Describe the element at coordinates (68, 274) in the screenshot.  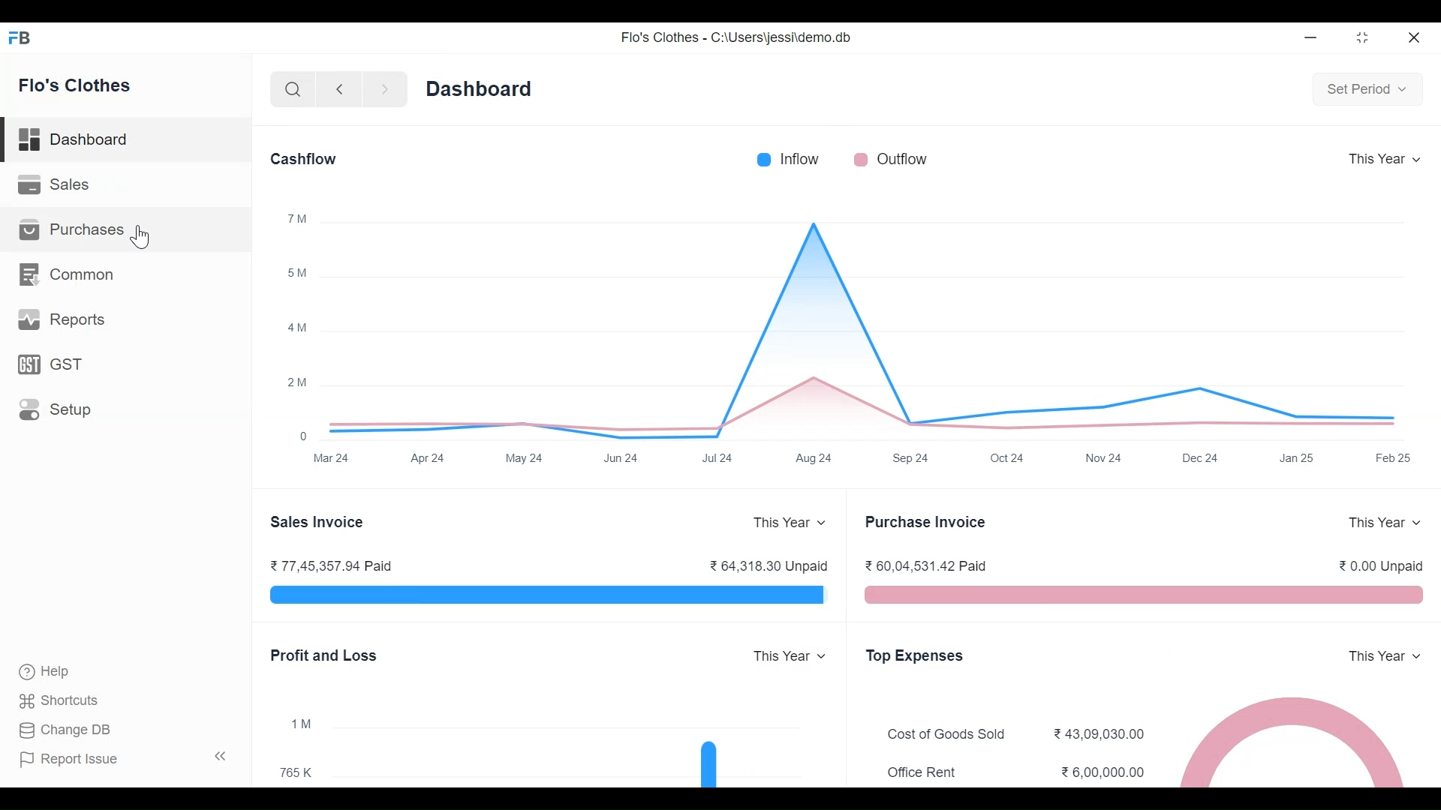
I see `Common` at that location.